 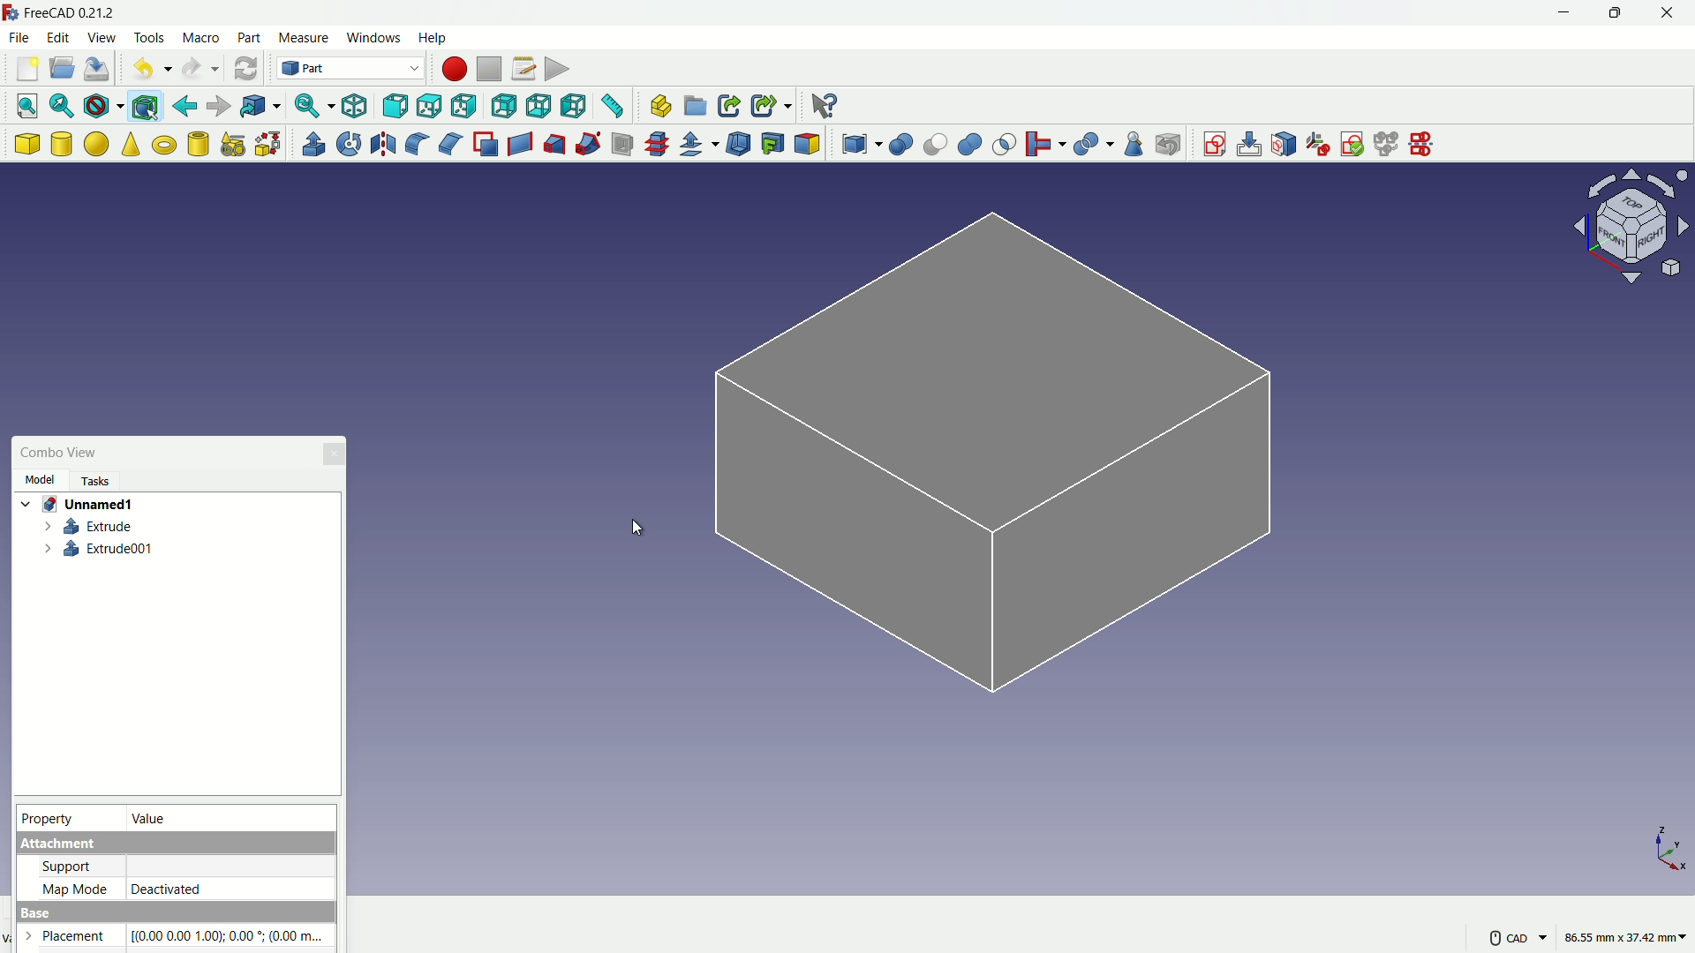 I want to click on part , so click(x=249, y=37).